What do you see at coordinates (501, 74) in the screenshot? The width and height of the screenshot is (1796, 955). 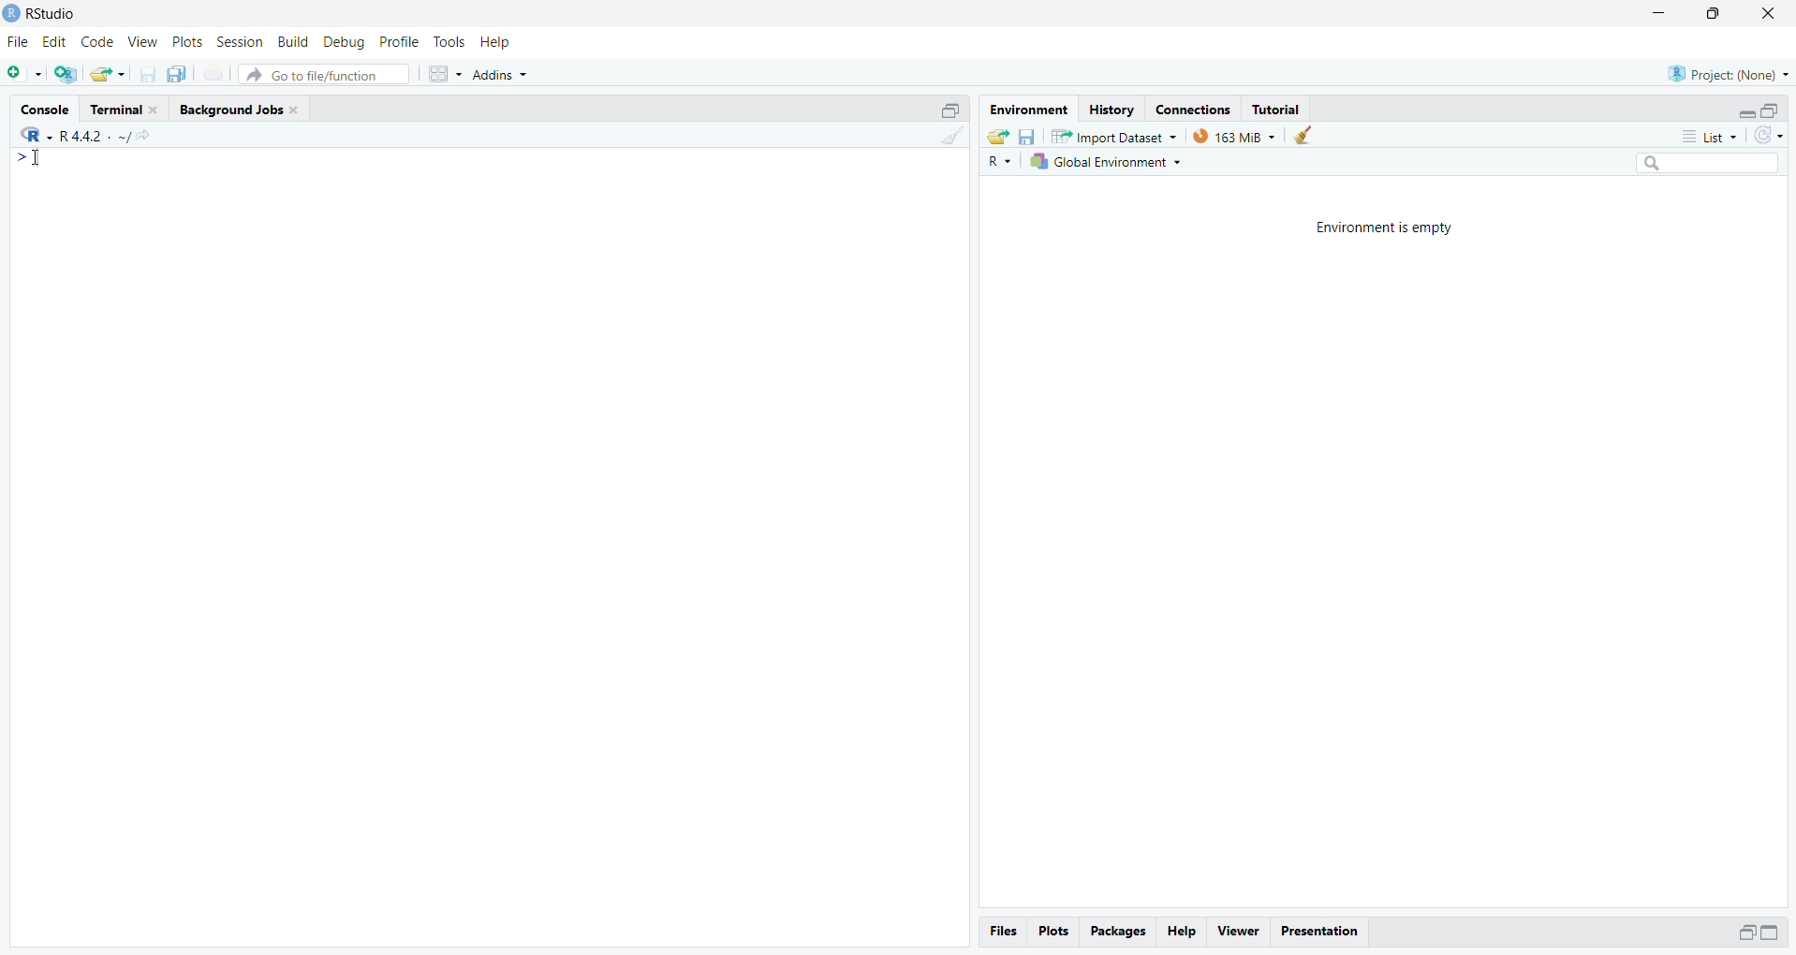 I see `Addins` at bounding box center [501, 74].